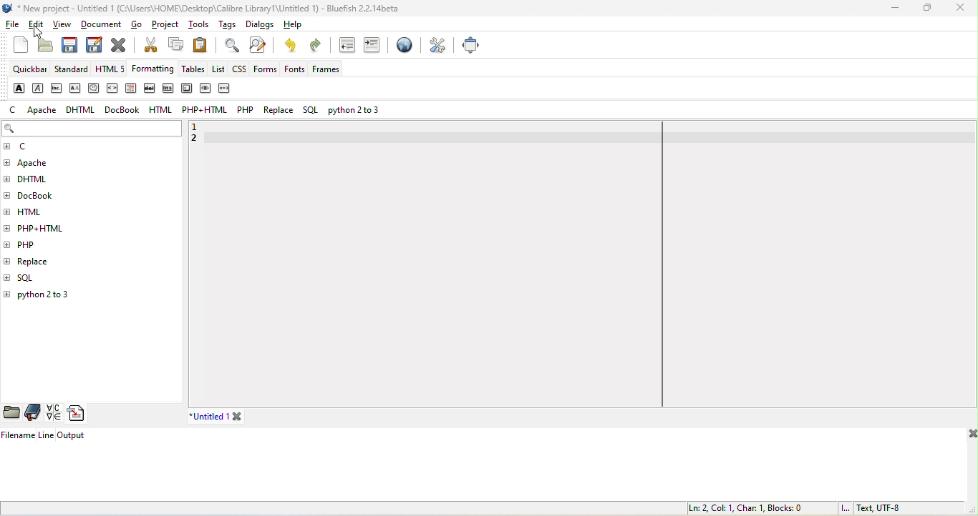  What do you see at coordinates (167, 89) in the screenshot?
I see `insert` at bounding box center [167, 89].